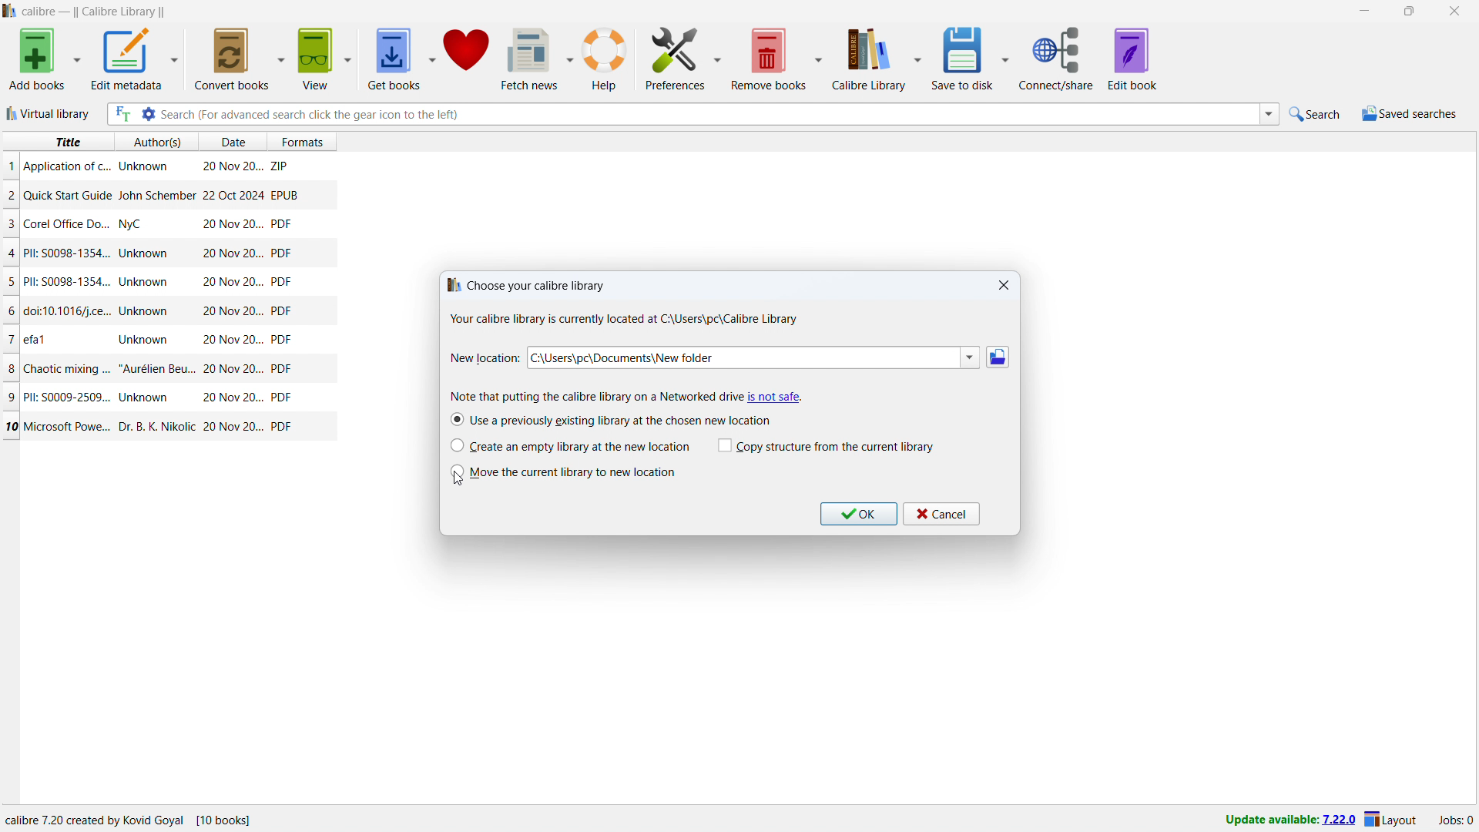 This screenshot has height=832, width=1479. What do you see at coordinates (280, 163) in the screenshot?
I see `ZIP` at bounding box center [280, 163].